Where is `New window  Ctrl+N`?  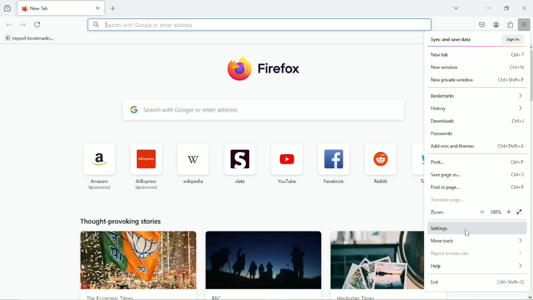
New window  Ctrl+N is located at coordinates (476, 67).